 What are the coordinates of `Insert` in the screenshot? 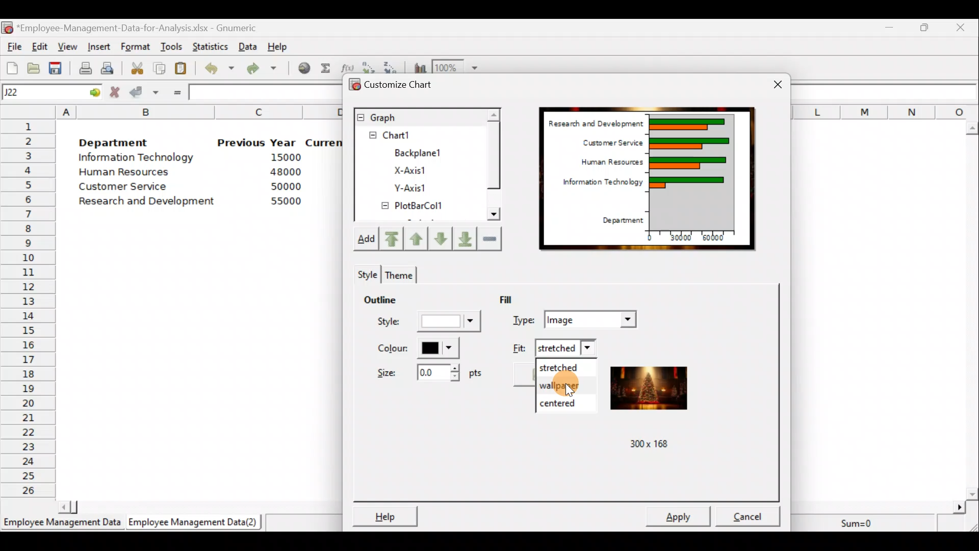 It's located at (101, 45).